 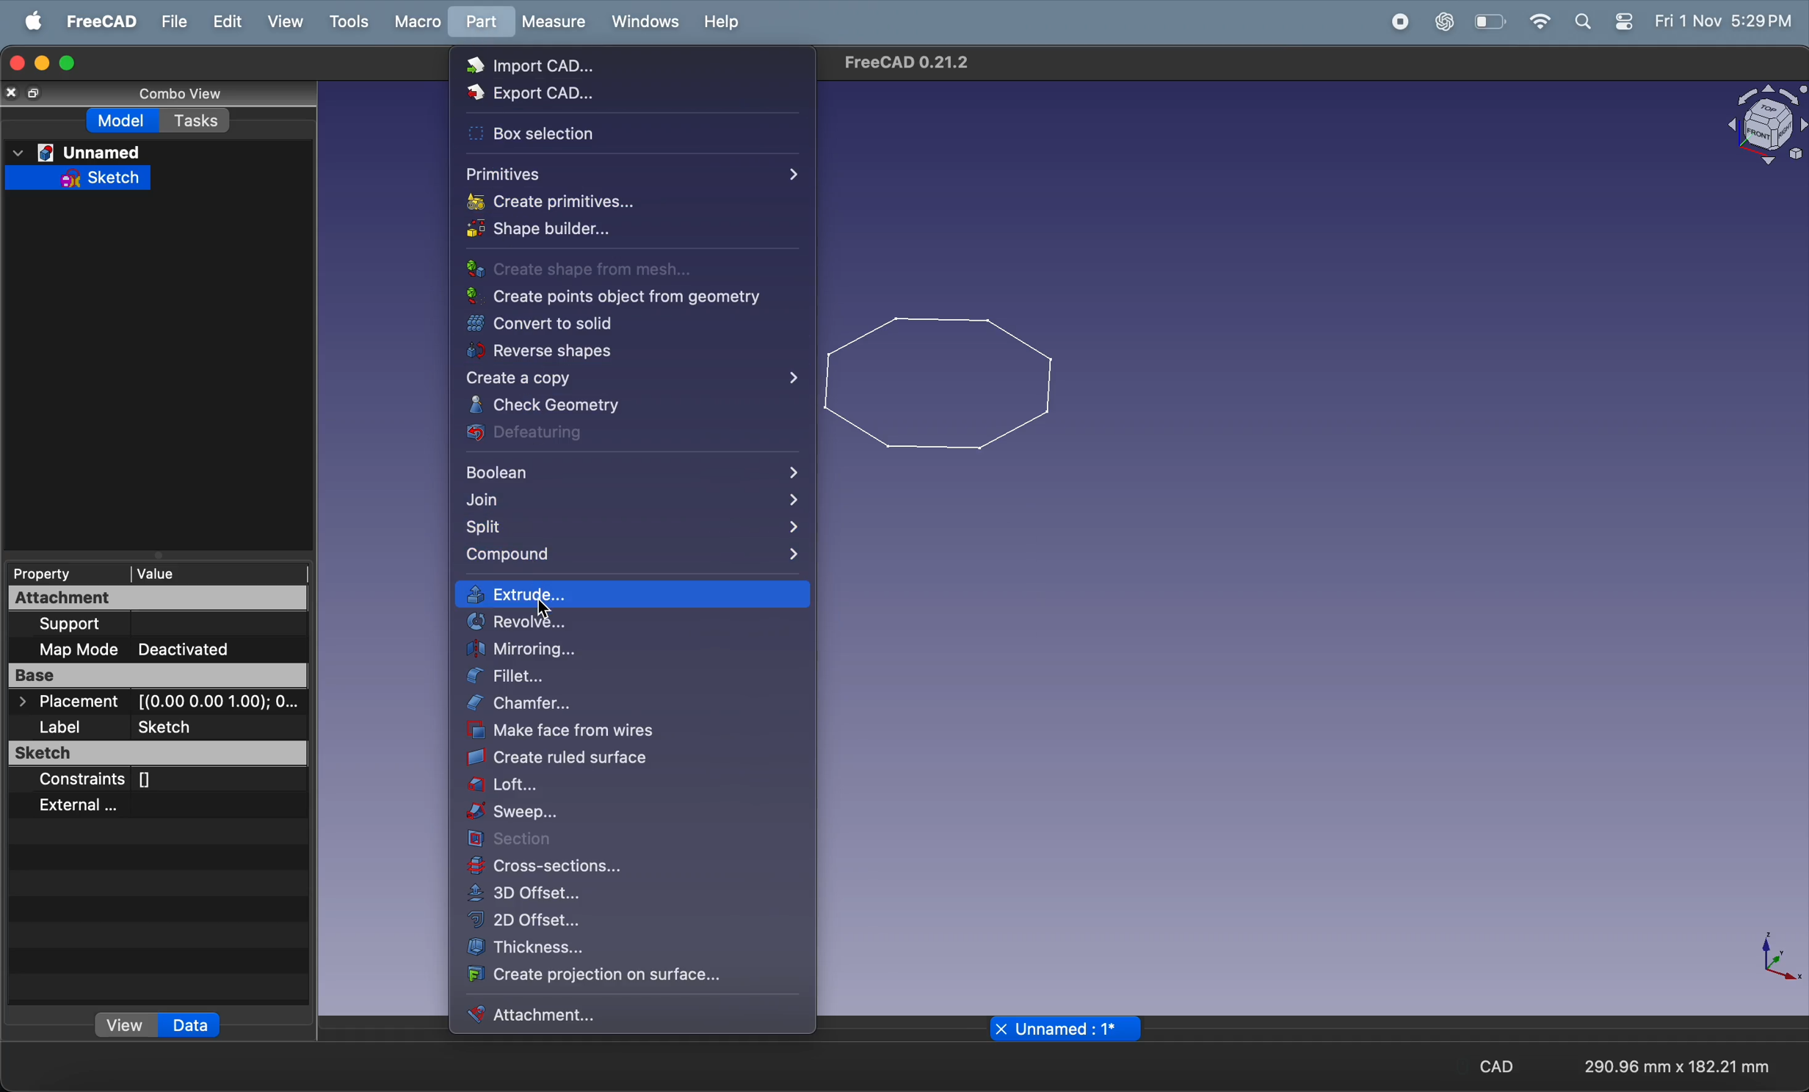 I want to click on attachment, so click(x=621, y=1013).